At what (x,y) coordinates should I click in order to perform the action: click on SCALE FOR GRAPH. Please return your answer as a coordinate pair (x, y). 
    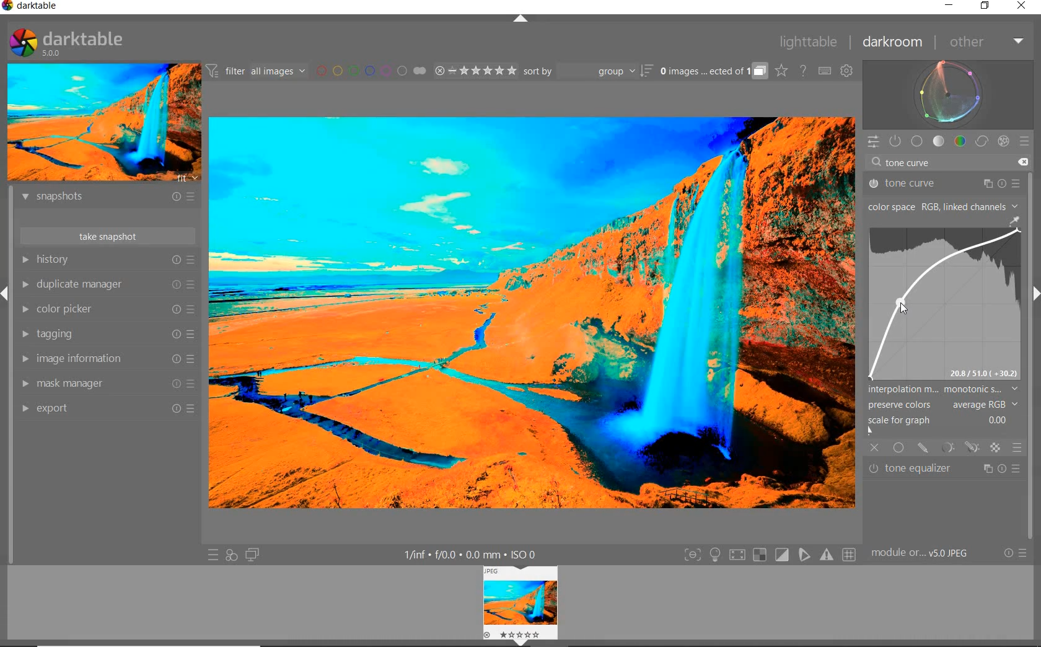
    Looking at the image, I should click on (939, 426).